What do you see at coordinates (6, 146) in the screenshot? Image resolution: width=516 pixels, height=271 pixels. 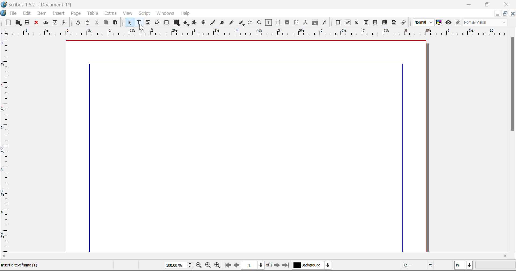 I see `Horizontal Page Margins` at bounding box center [6, 146].